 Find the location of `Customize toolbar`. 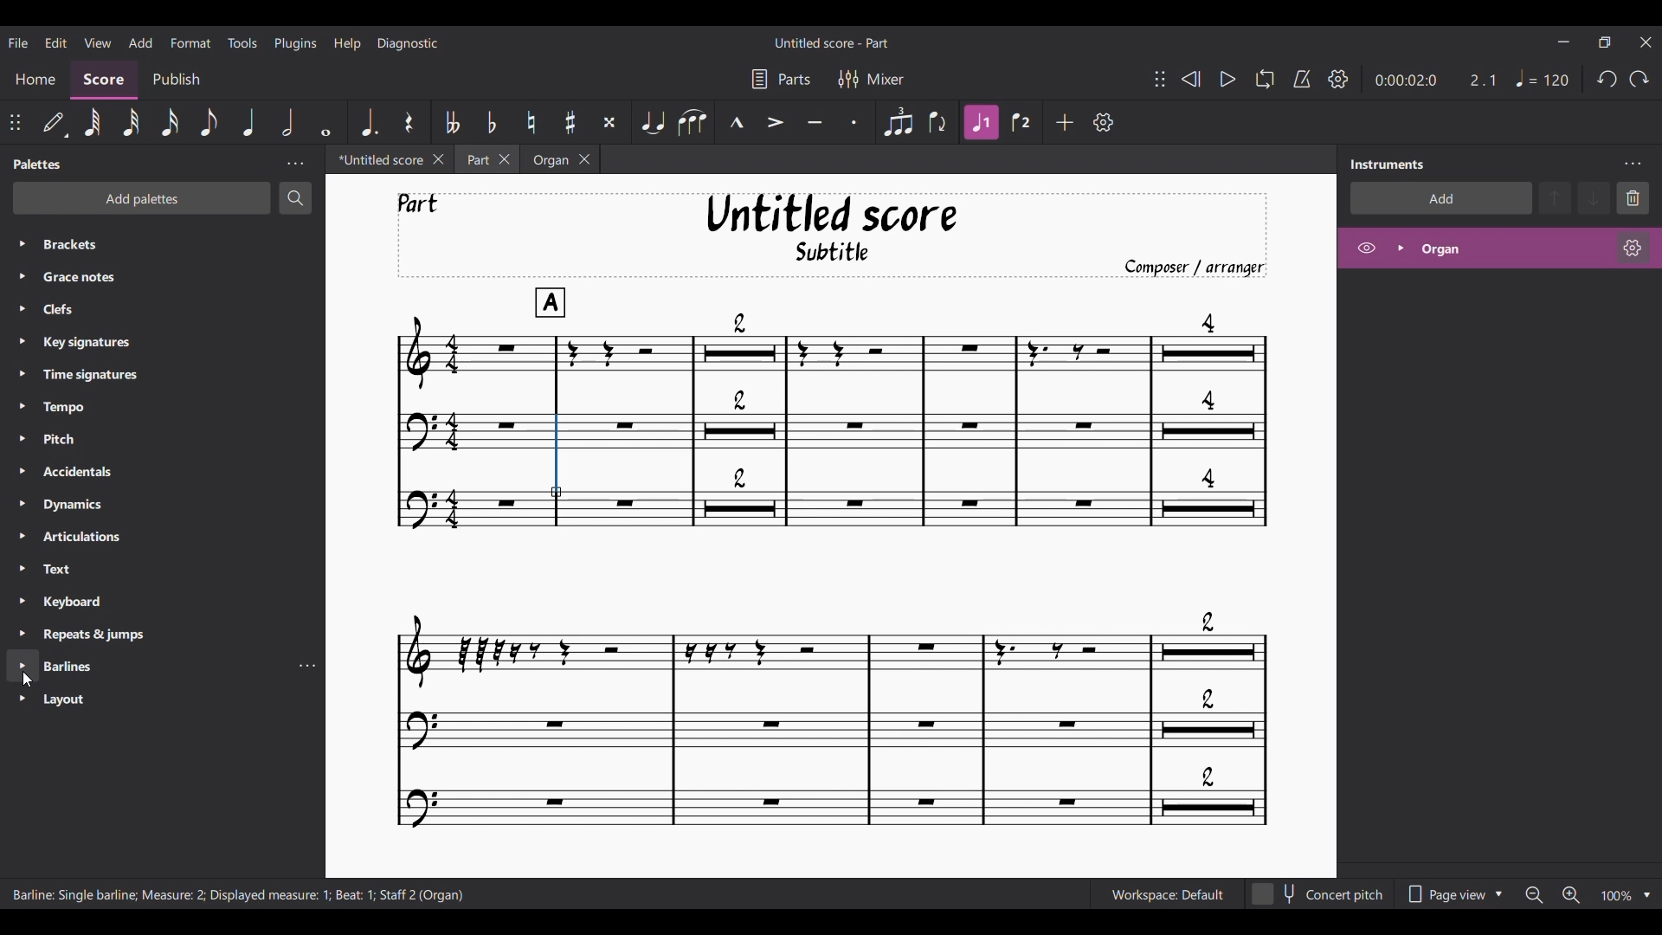

Customize toolbar is located at coordinates (1103, 121).